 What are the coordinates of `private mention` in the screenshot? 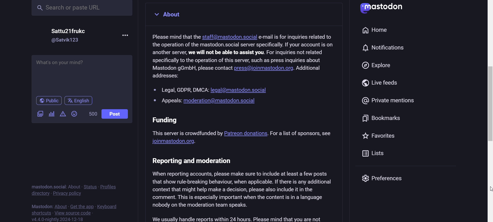 It's located at (391, 102).